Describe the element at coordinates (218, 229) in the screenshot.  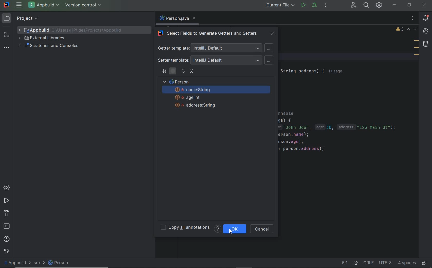
I see `show help contents` at that location.